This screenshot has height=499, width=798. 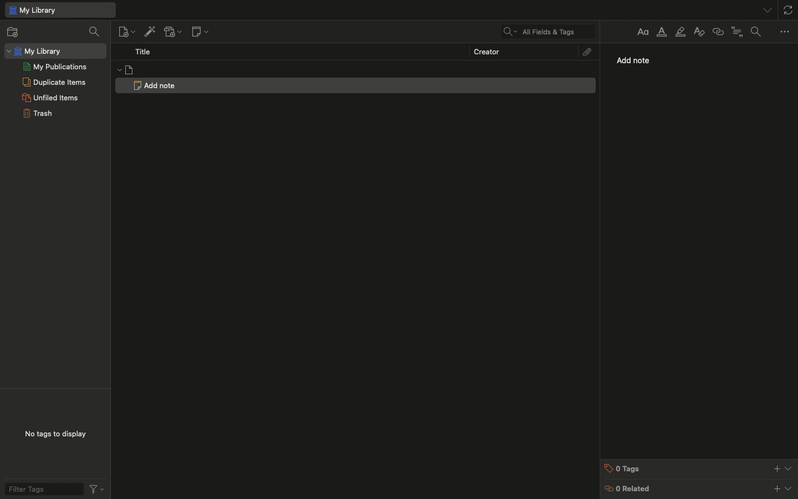 What do you see at coordinates (486, 50) in the screenshot?
I see `Create` at bounding box center [486, 50].